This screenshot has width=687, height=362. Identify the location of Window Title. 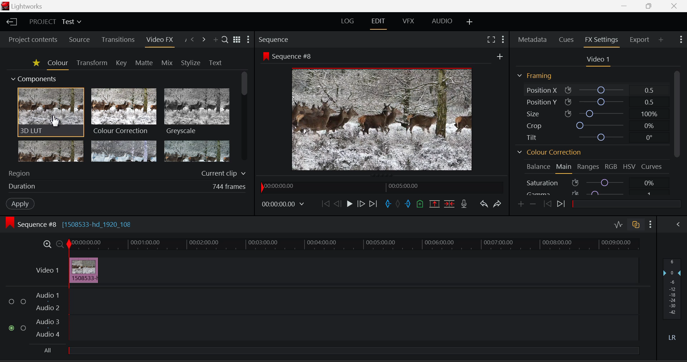
(24, 6).